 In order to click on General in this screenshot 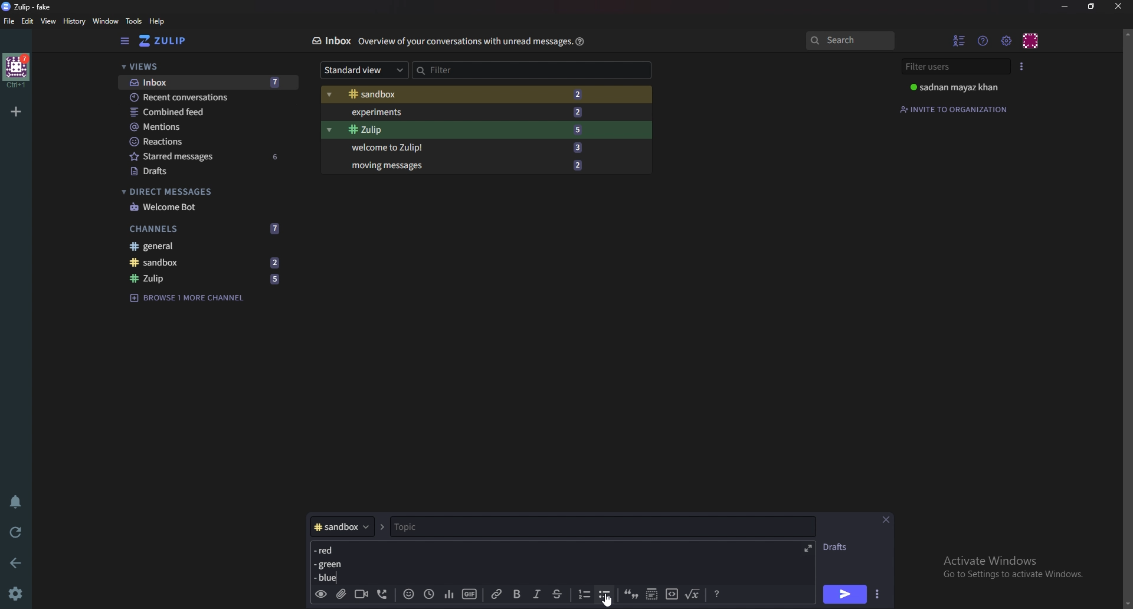, I will do `click(201, 245)`.